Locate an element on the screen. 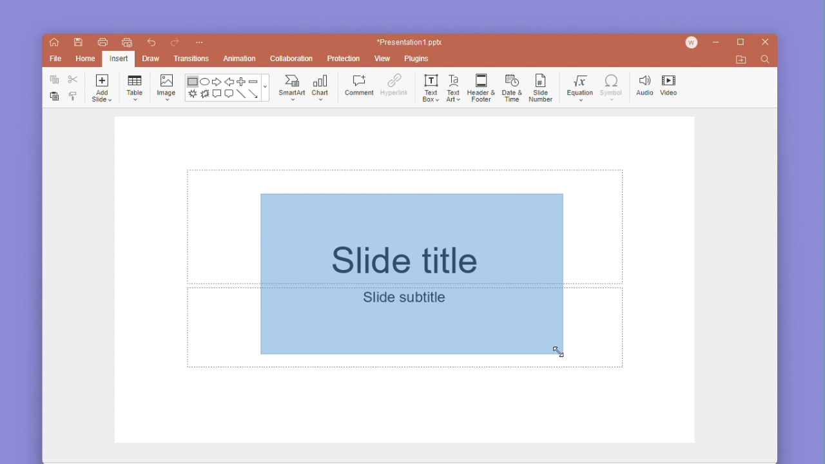 This screenshot has height=464, width=825. ellipse is located at coordinates (205, 82).